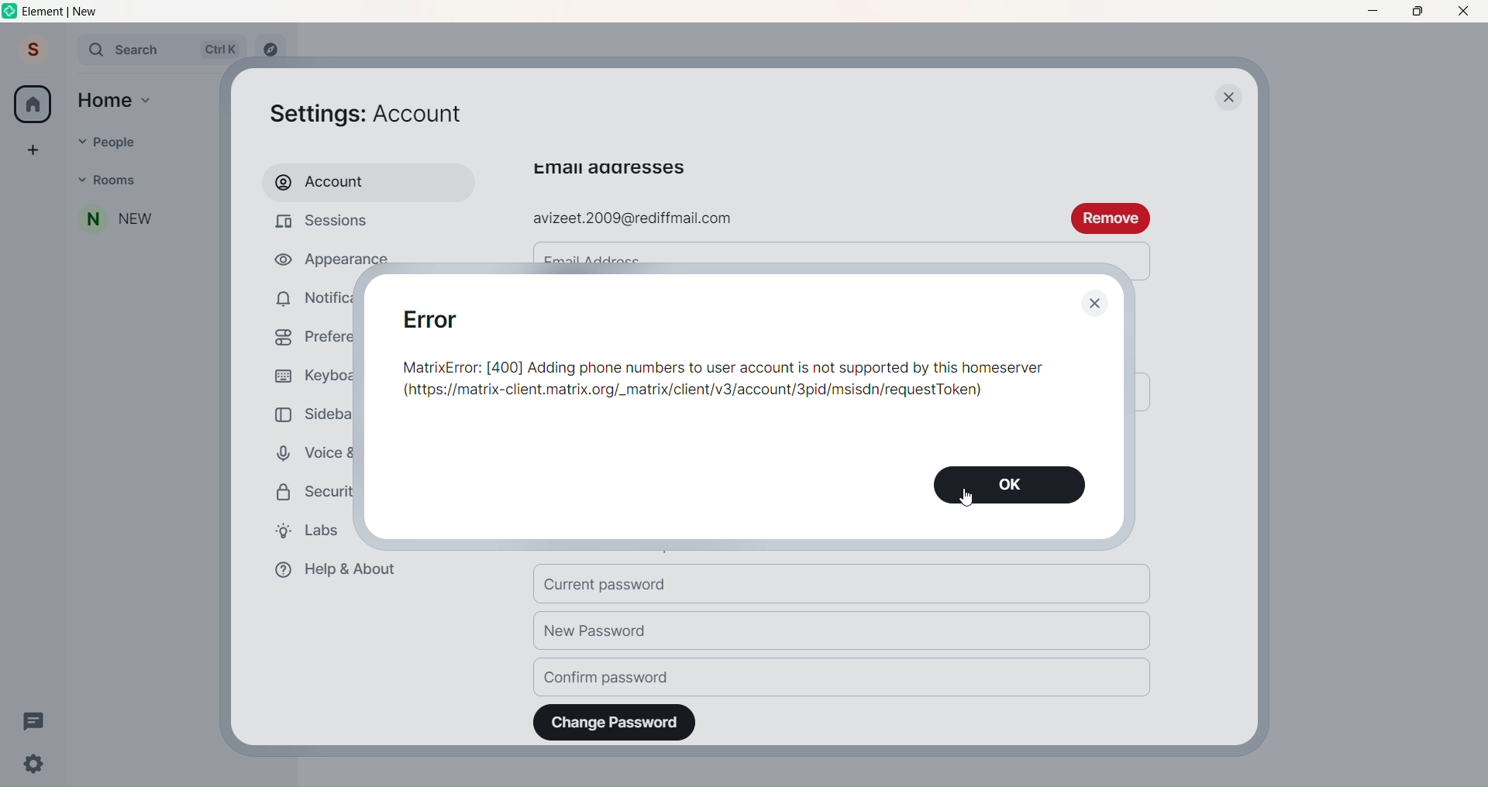 The width and height of the screenshot is (1488, 787). I want to click on remove, so click(1111, 217).